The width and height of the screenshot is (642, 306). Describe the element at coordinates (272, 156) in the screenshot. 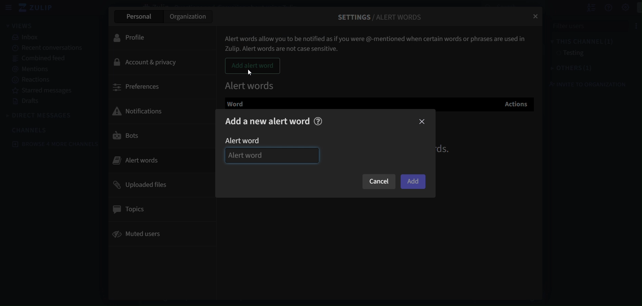

I see `Alert word` at that location.